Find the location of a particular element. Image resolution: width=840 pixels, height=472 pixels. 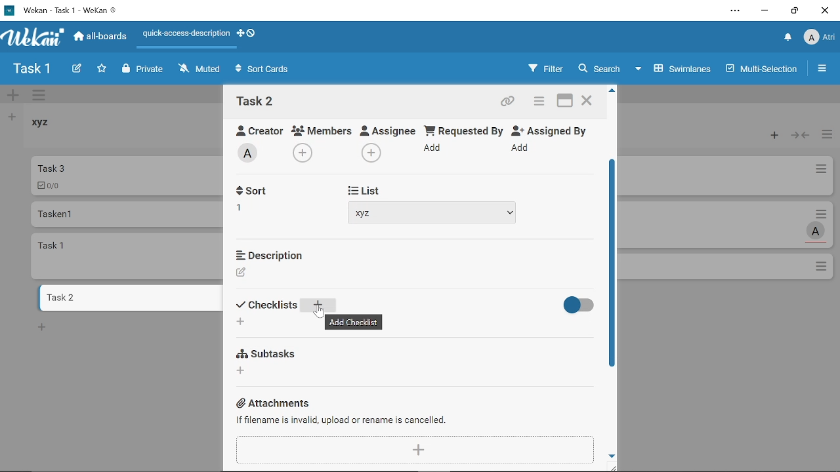

Options is located at coordinates (822, 267).